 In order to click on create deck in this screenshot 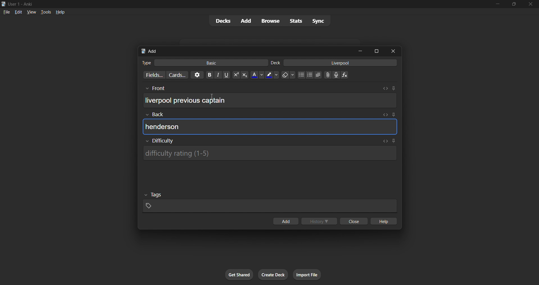, I will do `click(273, 275)`.